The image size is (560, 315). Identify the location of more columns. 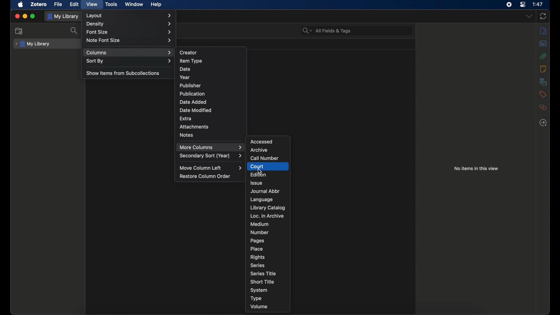
(211, 147).